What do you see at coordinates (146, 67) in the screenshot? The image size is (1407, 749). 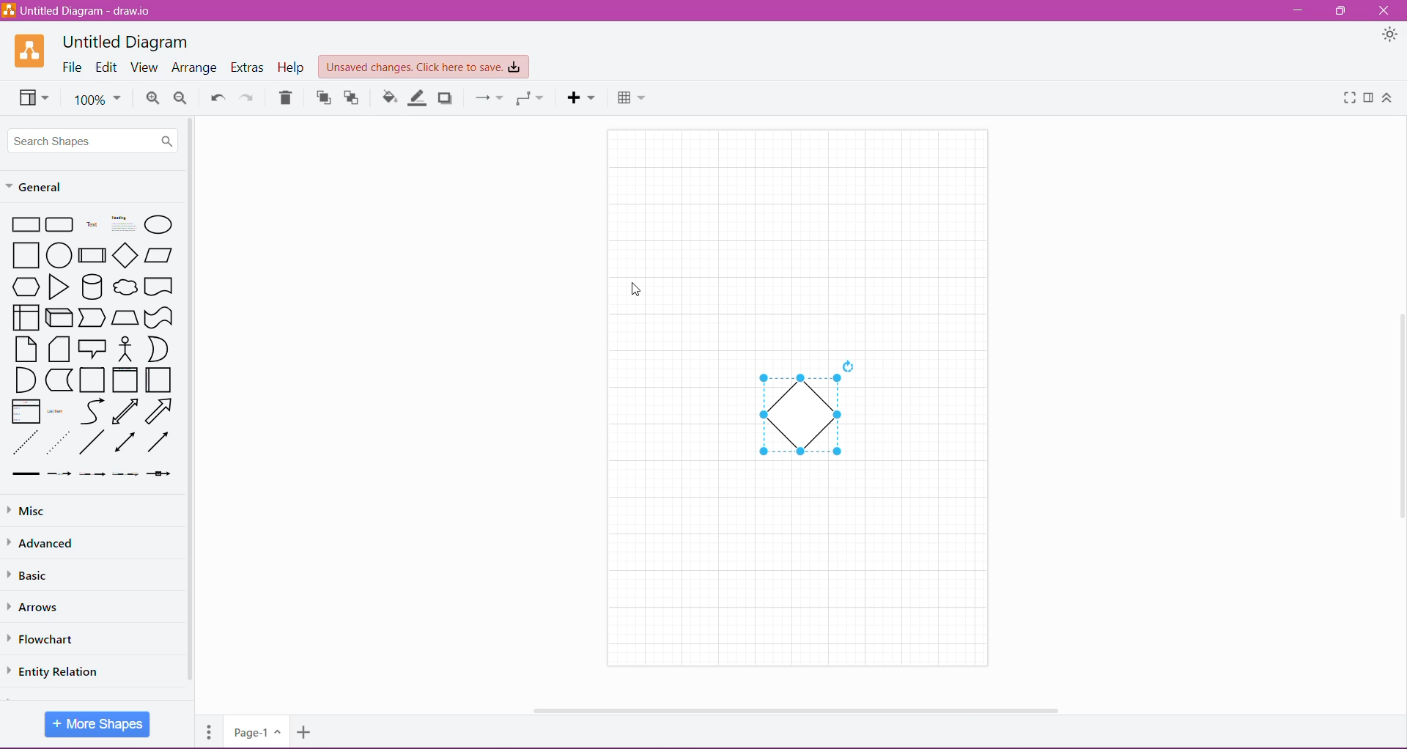 I see `View` at bounding box center [146, 67].